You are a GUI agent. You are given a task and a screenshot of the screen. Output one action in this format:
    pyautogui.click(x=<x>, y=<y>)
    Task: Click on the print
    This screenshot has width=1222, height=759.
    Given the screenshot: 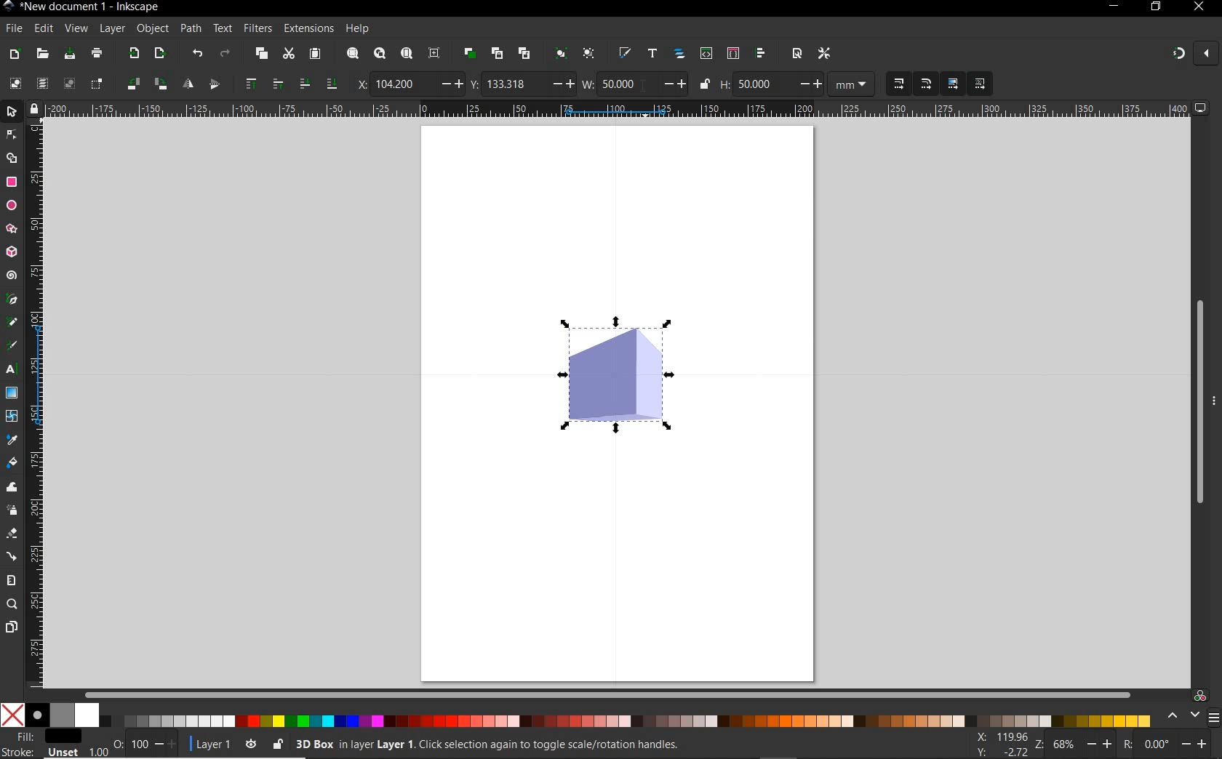 What is the action you would take?
    pyautogui.click(x=97, y=54)
    